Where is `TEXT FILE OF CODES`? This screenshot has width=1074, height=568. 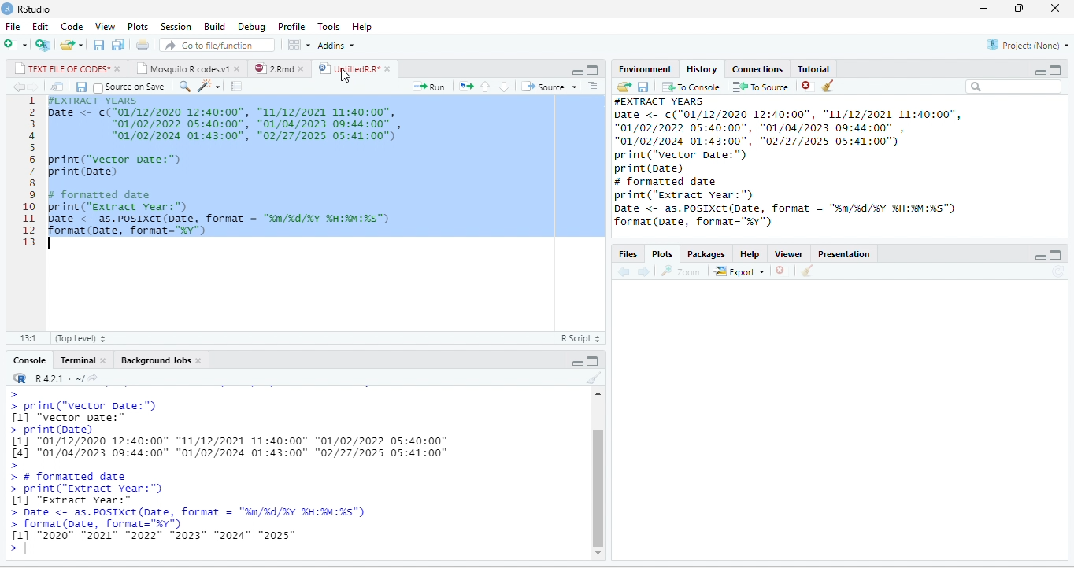
TEXT FILE OF CODES is located at coordinates (61, 68).